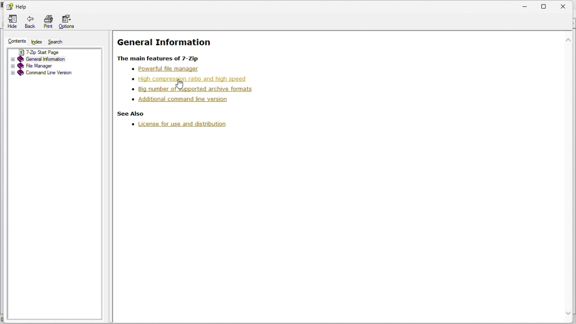 Image resolution: width=576 pixels, height=324 pixels. What do you see at coordinates (167, 41) in the screenshot?
I see `` at bounding box center [167, 41].